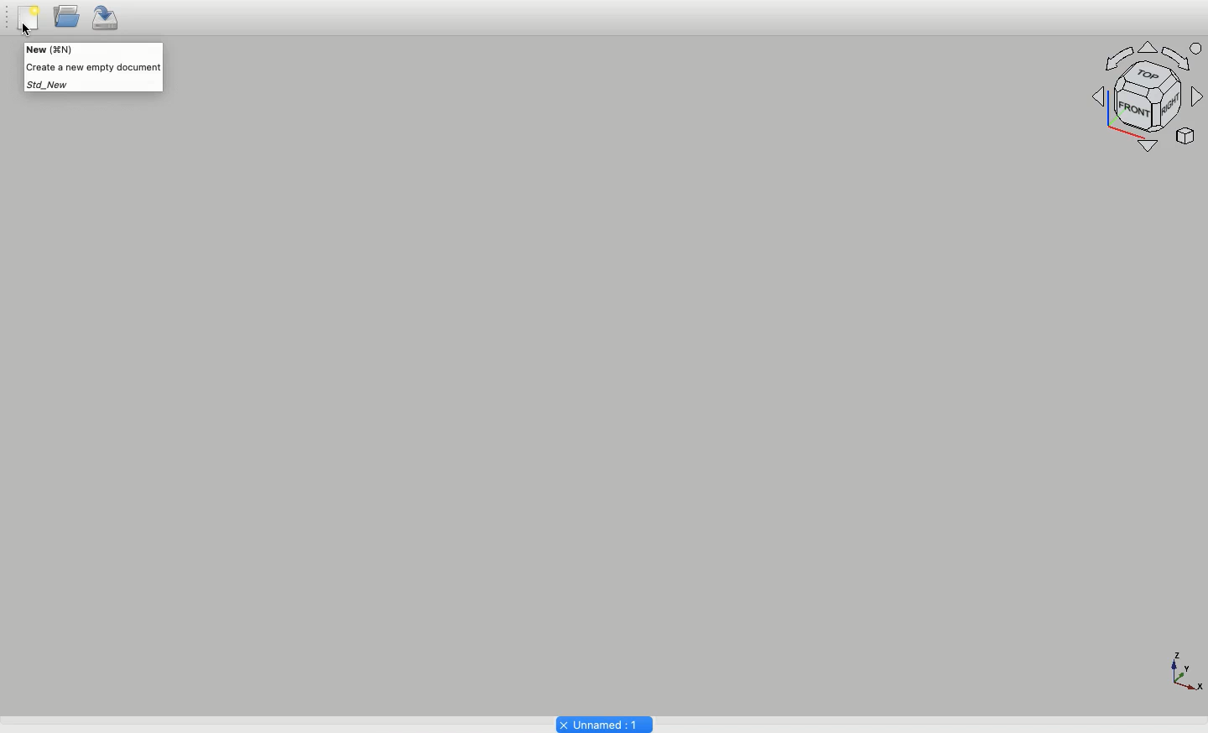 This screenshot has height=733, width=1208. What do you see at coordinates (92, 67) in the screenshot?
I see `Guide text` at bounding box center [92, 67].